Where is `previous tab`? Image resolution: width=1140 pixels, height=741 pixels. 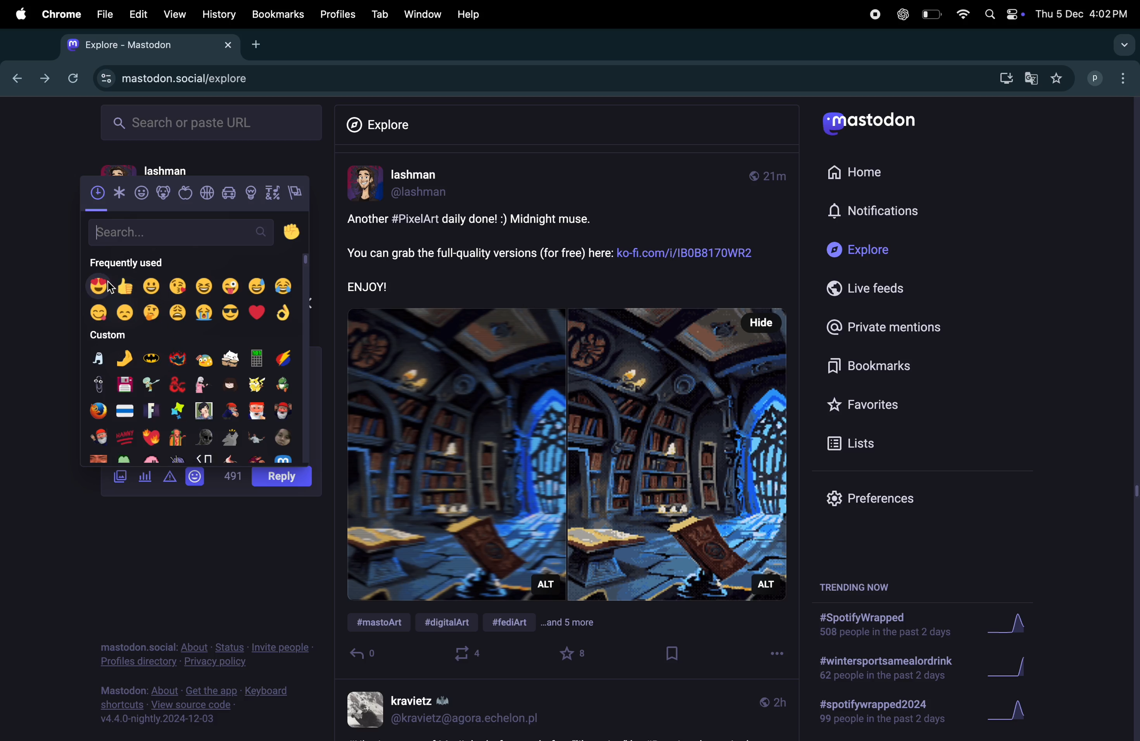 previous tab is located at coordinates (14, 79).